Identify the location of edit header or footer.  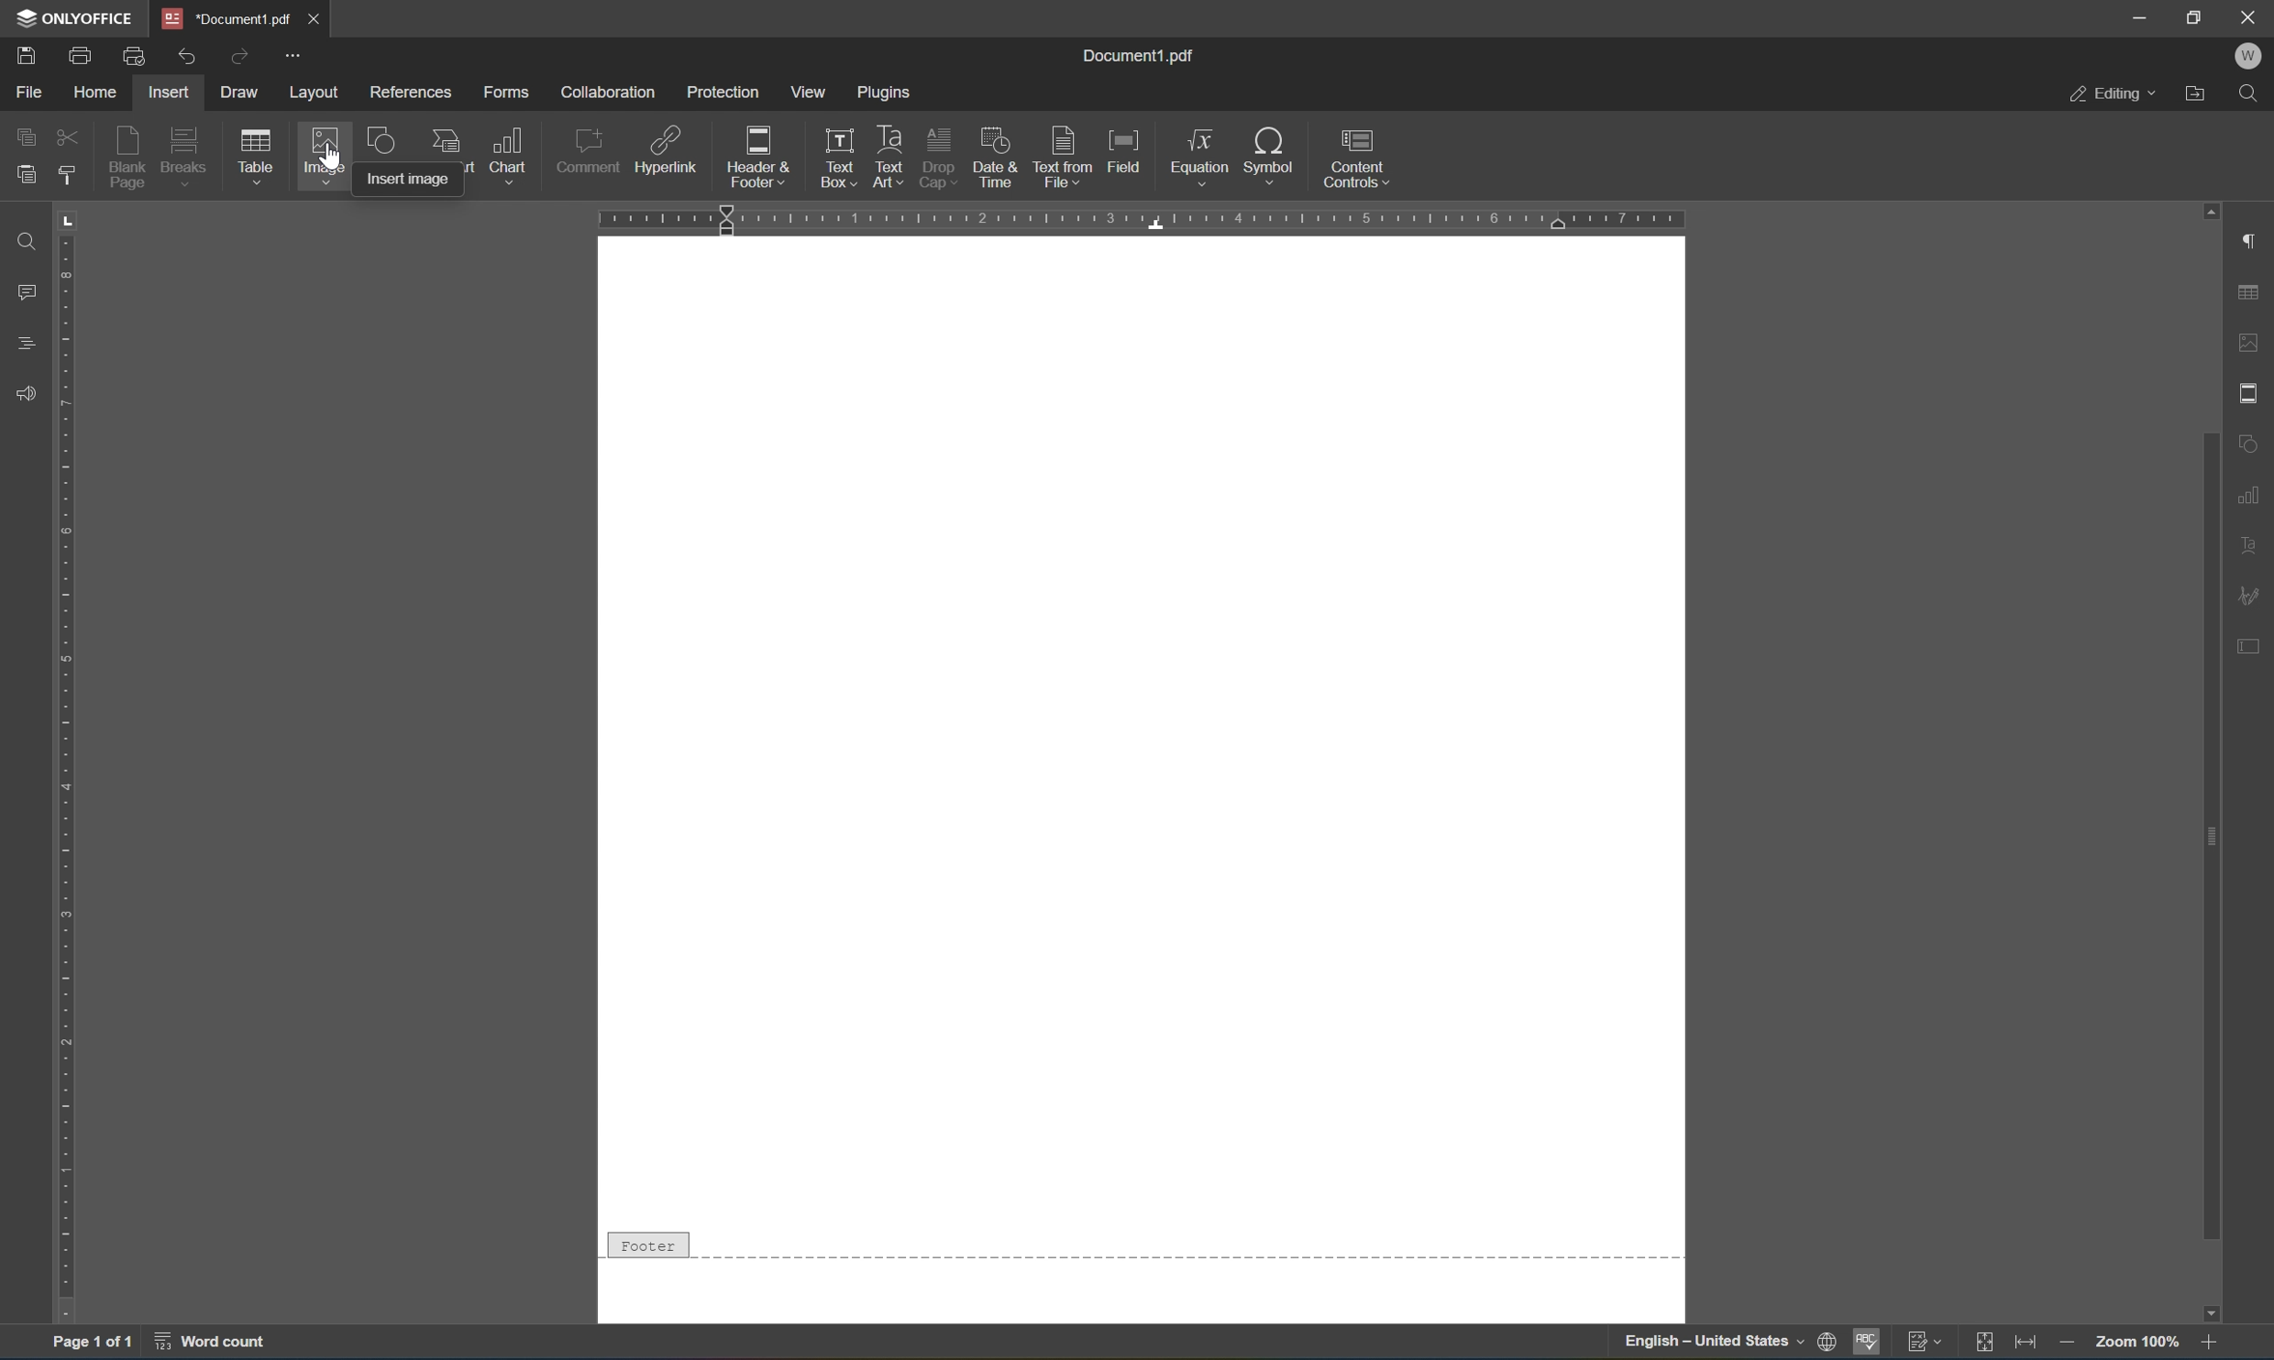
(855, 178).